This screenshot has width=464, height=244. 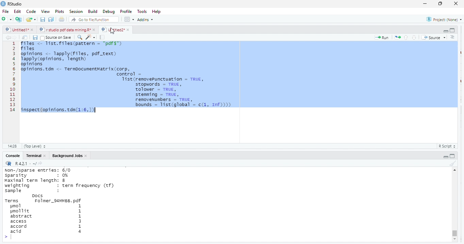 I want to click on code, so click(x=30, y=12).